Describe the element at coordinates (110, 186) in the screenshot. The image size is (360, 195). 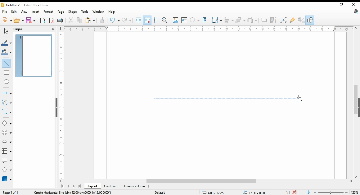
I see `ontrols` at that location.